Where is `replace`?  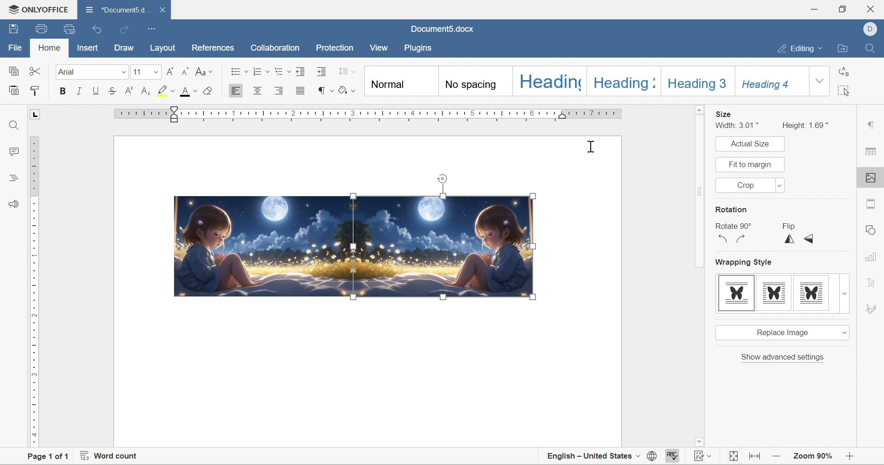
replace is located at coordinates (843, 70).